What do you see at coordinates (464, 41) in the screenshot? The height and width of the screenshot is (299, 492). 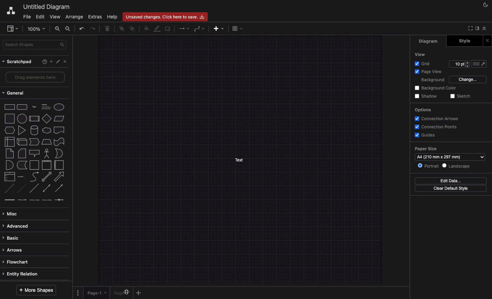 I see `Style` at bounding box center [464, 41].